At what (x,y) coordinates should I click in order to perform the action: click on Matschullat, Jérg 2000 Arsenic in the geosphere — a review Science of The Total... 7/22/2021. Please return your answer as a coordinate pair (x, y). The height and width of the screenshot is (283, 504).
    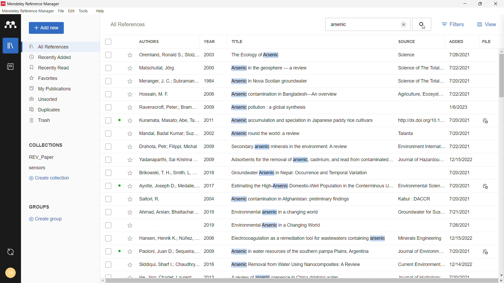
    Looking at the image, I should click on (312, 68).